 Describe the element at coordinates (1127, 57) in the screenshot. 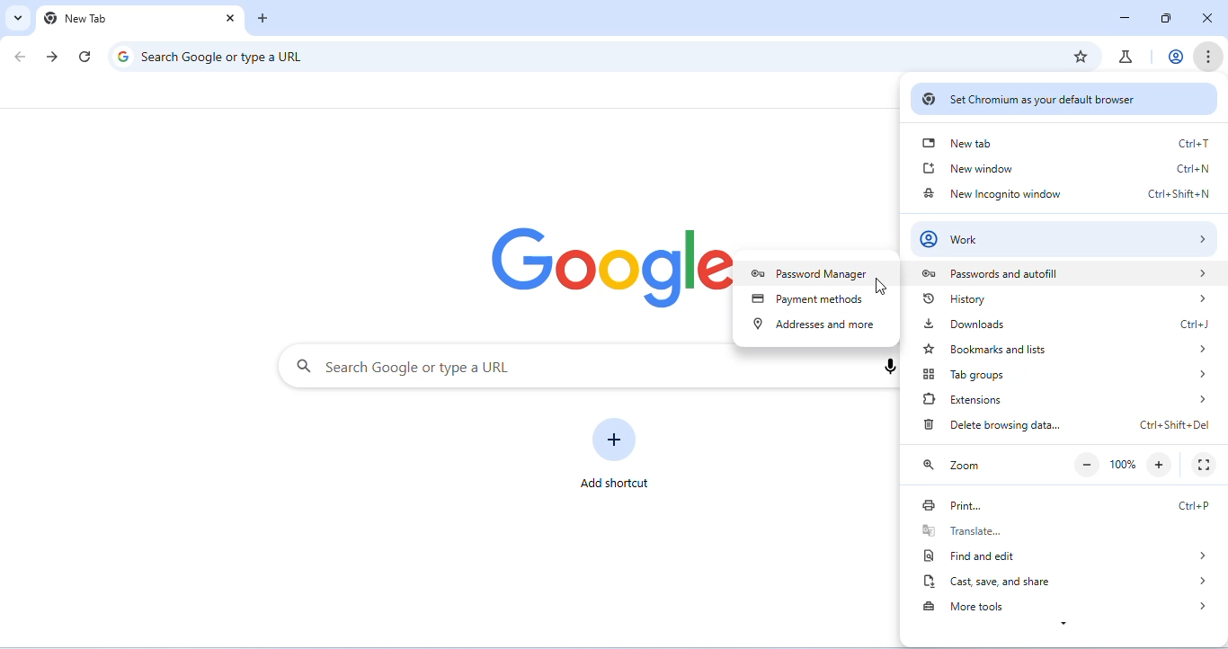

I see `chrome labs` at that location.